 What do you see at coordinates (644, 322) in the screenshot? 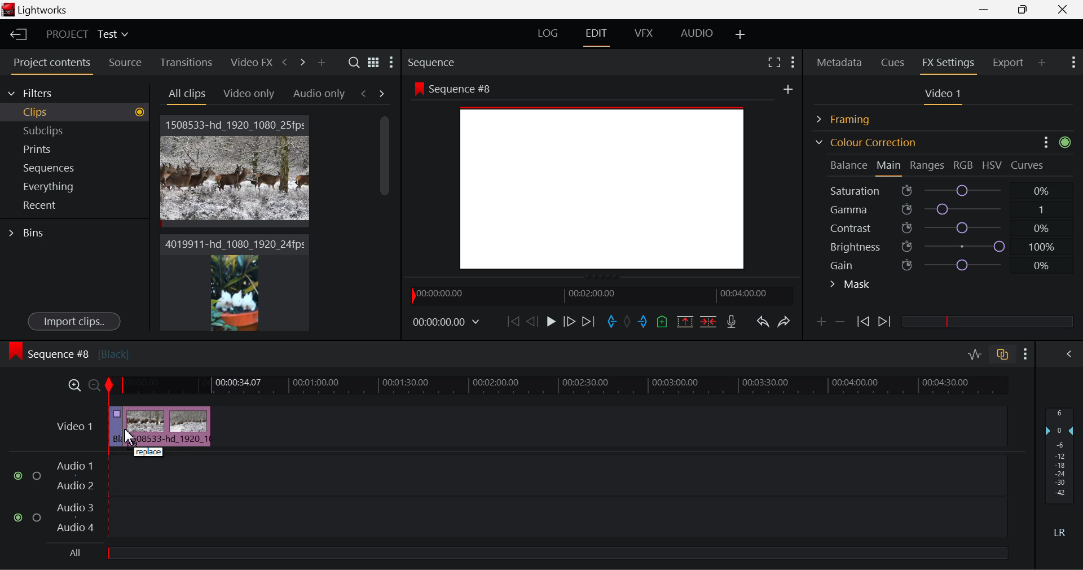
I see `Mark Out` at bounding box center [644, 322].